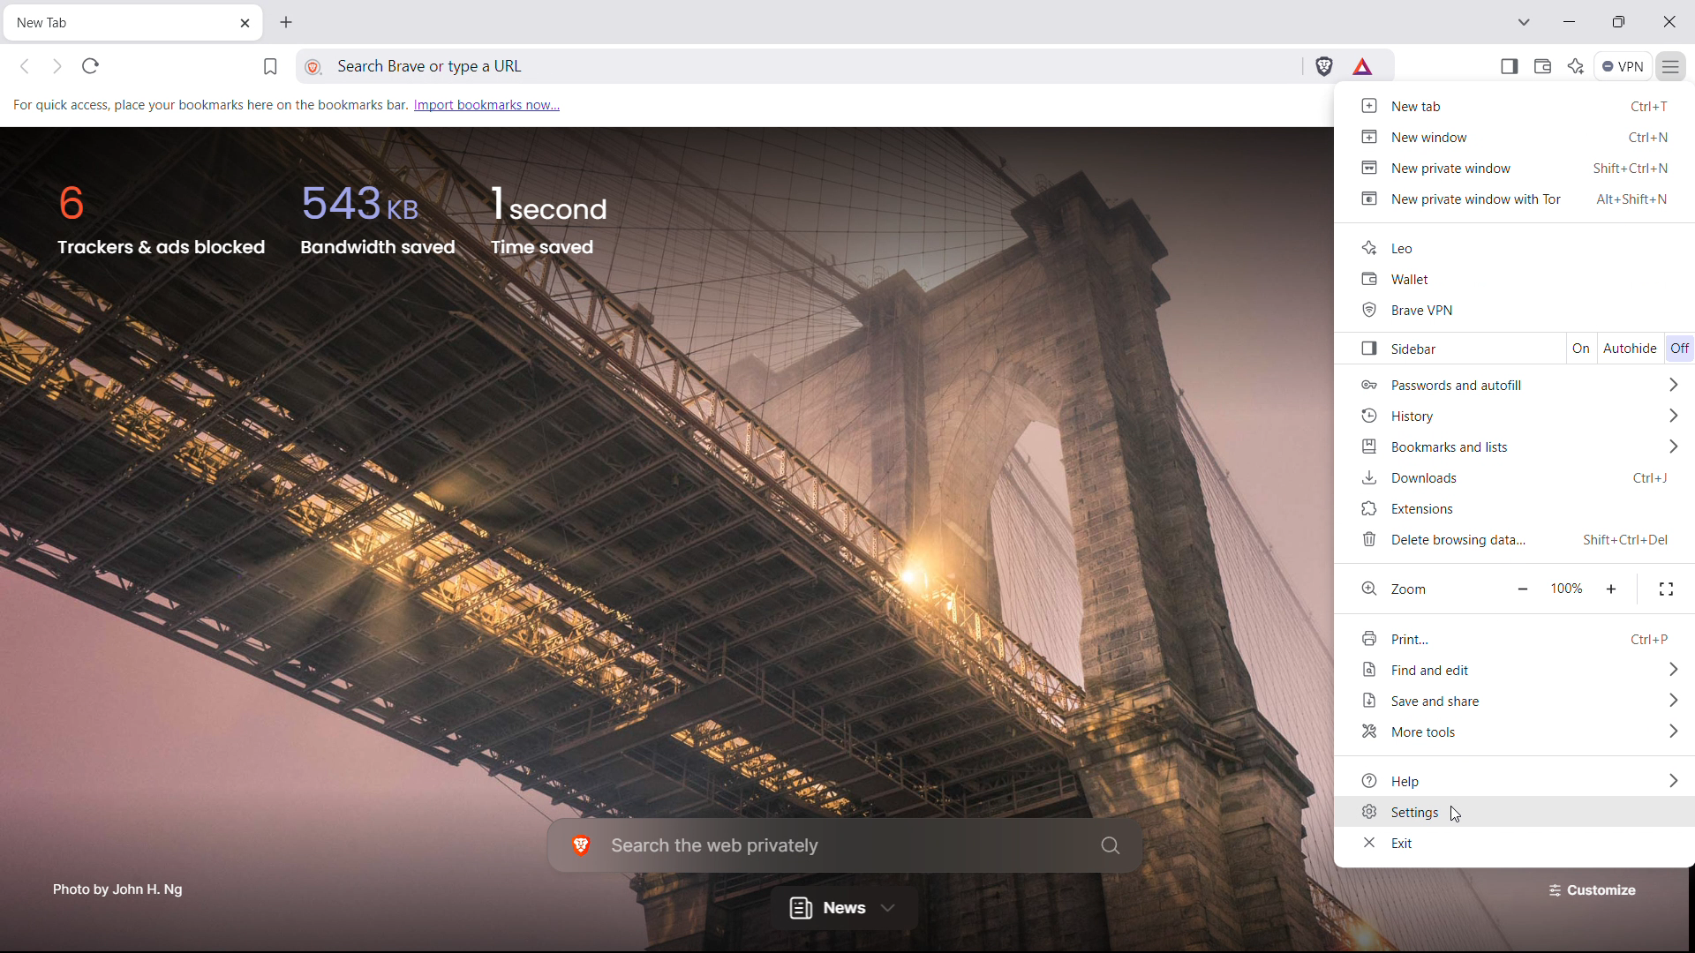  I want to click on Customize, so click(1604, 889).